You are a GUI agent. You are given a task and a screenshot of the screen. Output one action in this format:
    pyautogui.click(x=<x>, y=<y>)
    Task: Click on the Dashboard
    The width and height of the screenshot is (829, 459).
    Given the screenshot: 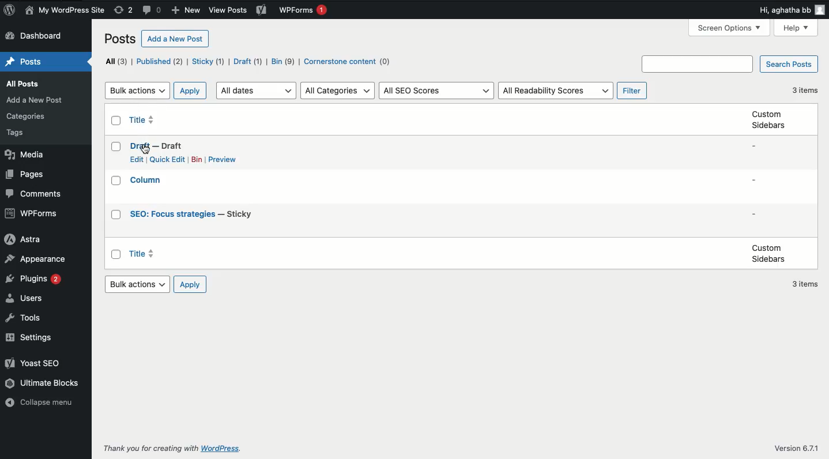 What is the action you would take?
    pyautogui.click(x=37, y=36)
    